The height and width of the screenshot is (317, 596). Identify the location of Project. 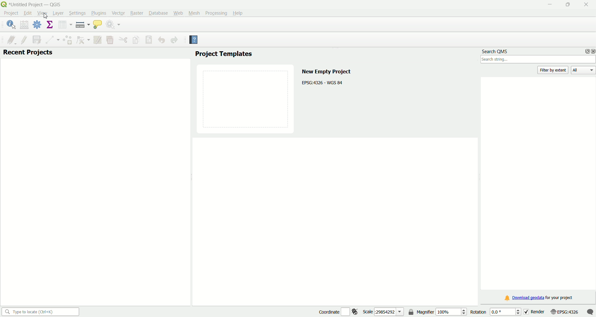
(11, 14).